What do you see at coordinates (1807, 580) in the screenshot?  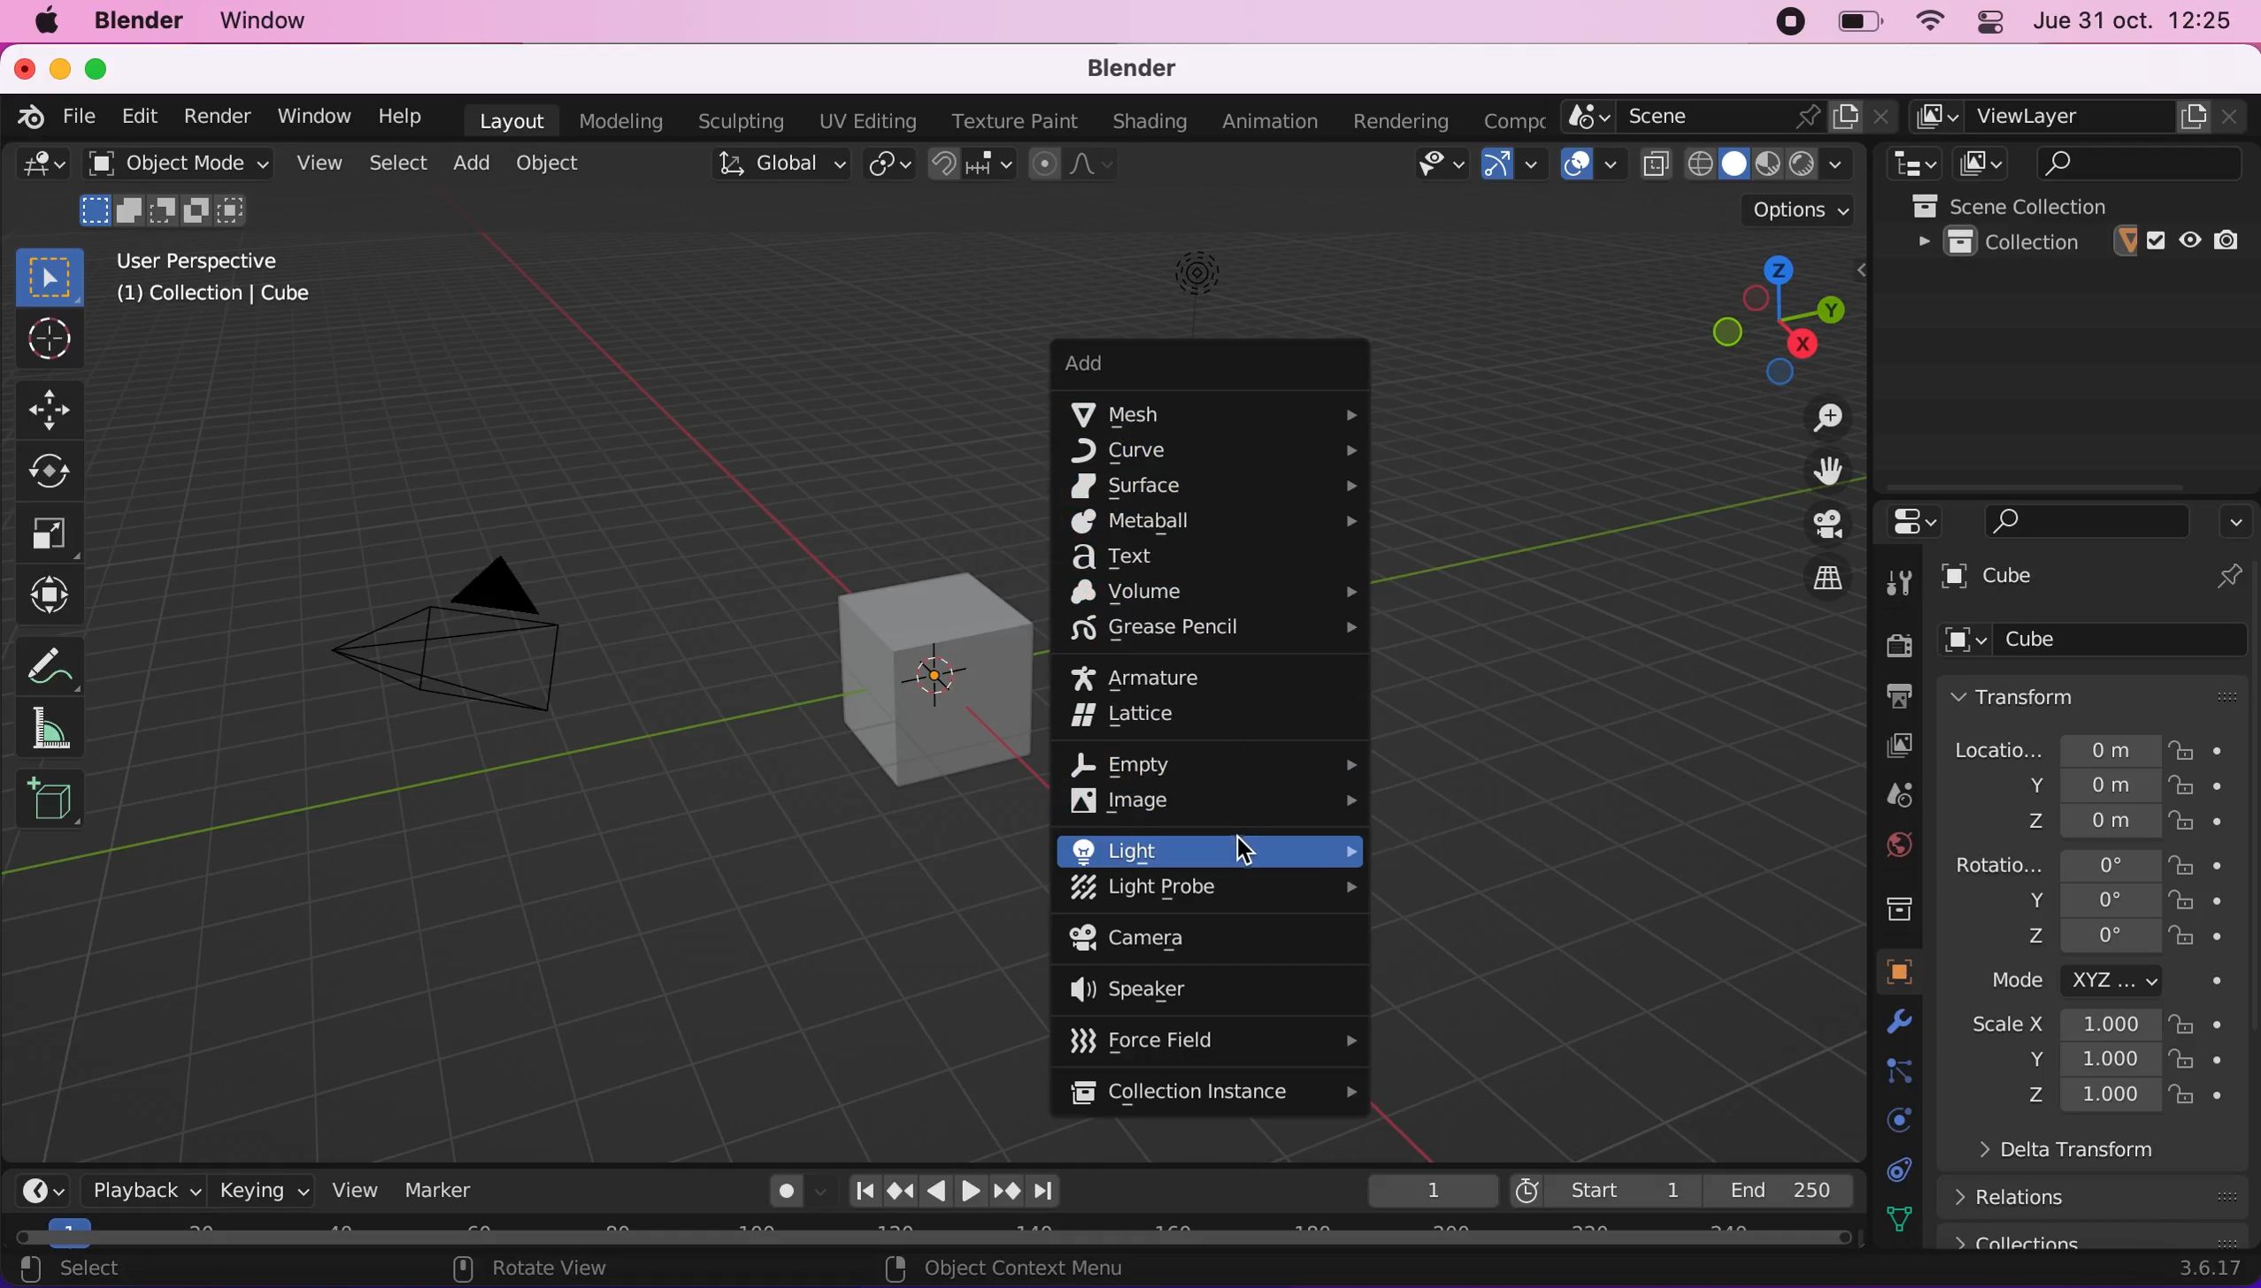 I see `switch the current view` at bounding box center [1807, 580].